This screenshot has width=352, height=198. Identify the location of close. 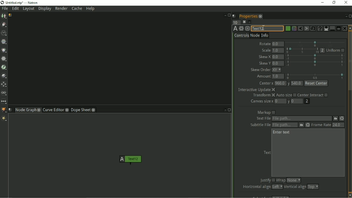
(260, 16).